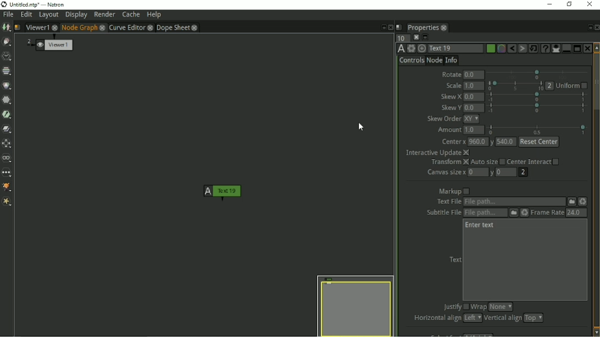  What do you see at coordinates (576, 213) in the screenshot?
I see `24` at bounding box center [576, 213].